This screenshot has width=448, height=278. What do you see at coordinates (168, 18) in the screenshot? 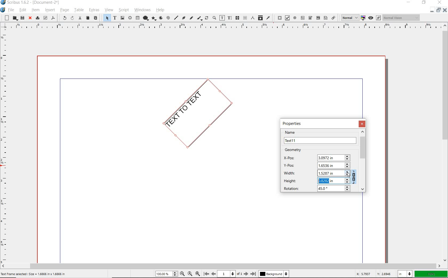
I see `spiral` at bounding box center [168, 18].